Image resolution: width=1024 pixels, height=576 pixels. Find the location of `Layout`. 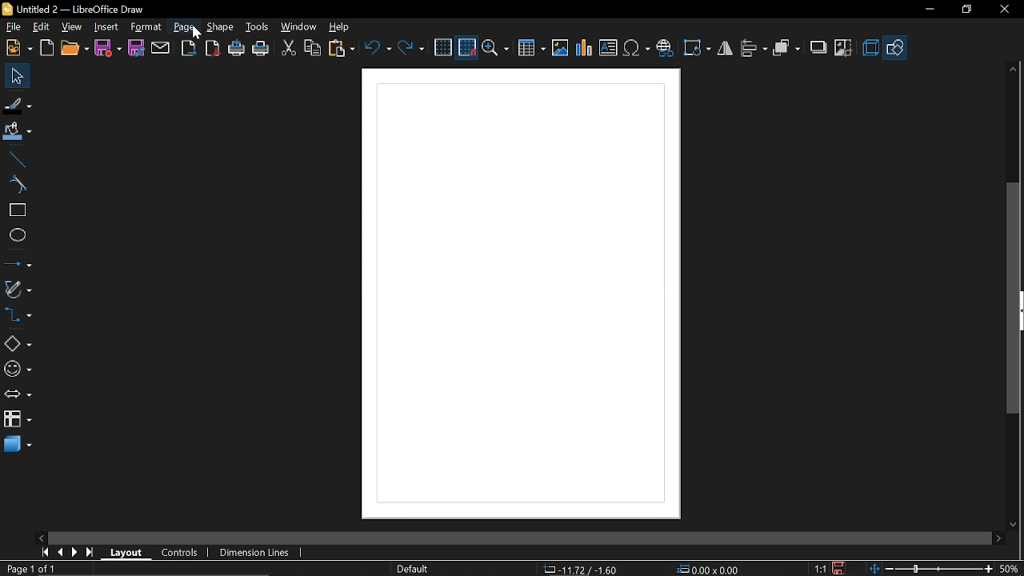

Layout is located at coordinates (126, 551).